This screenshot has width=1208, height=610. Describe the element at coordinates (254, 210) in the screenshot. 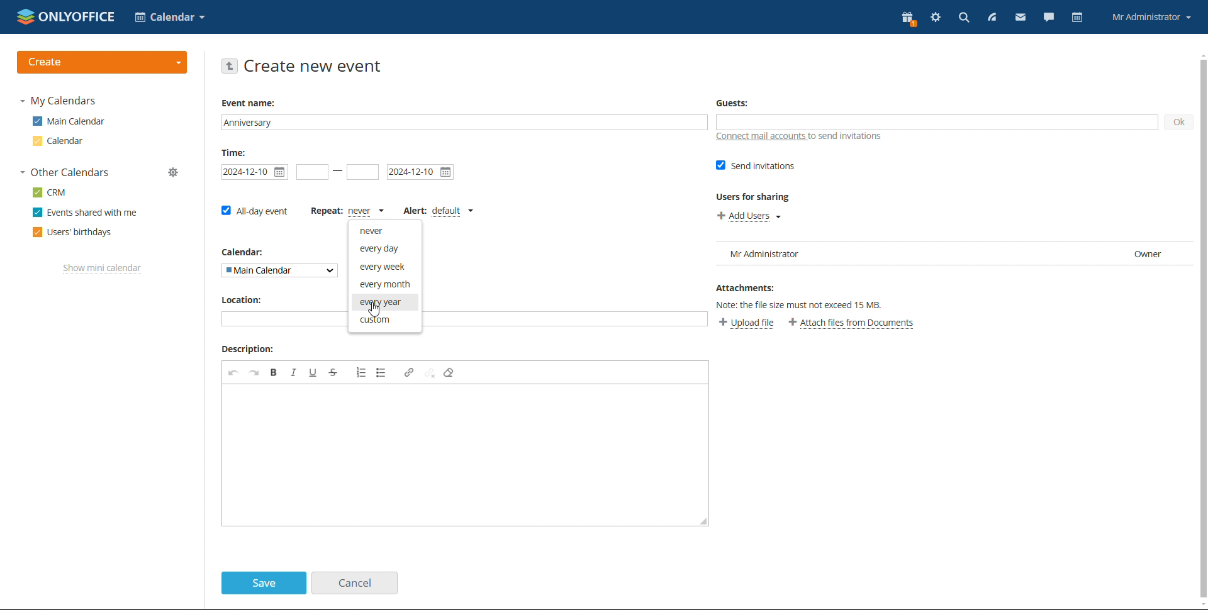

I see `all-day event checkbox` at that location.